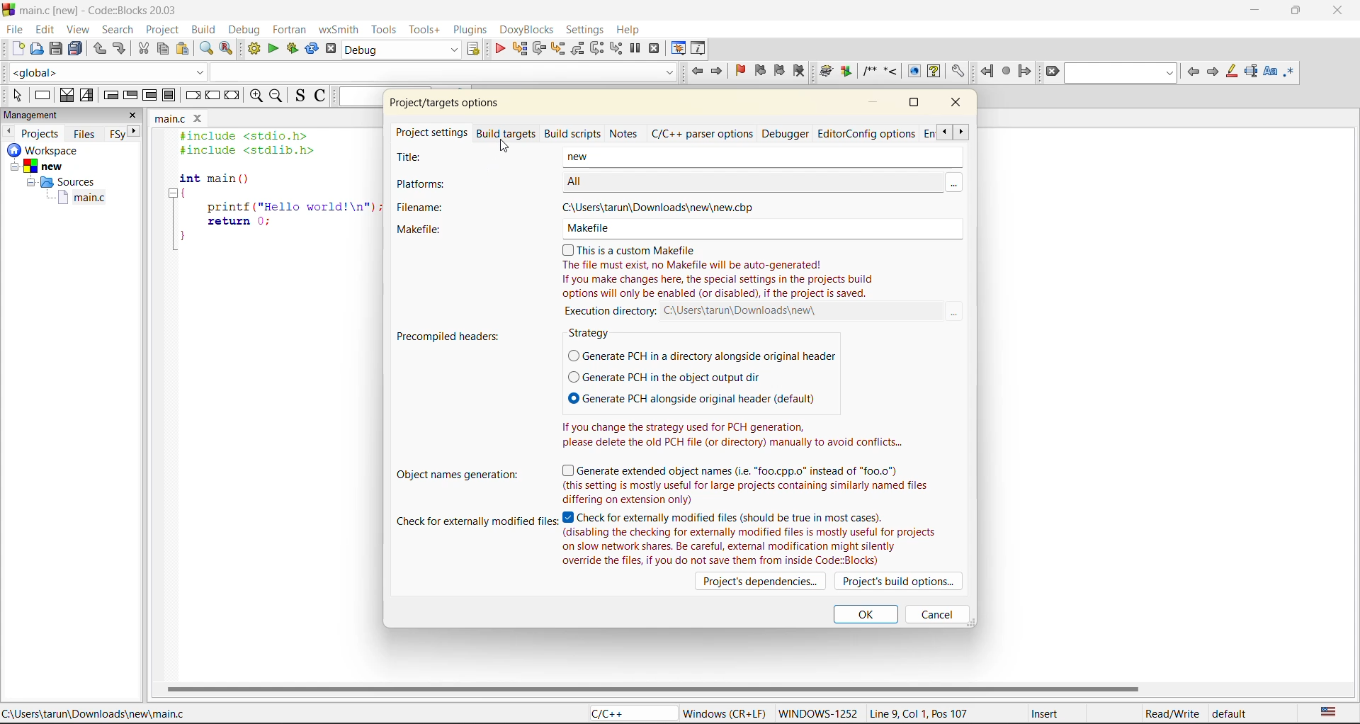 The width and height of the screenshot is (1360, 724). I want to click on next, so click(136, 131).